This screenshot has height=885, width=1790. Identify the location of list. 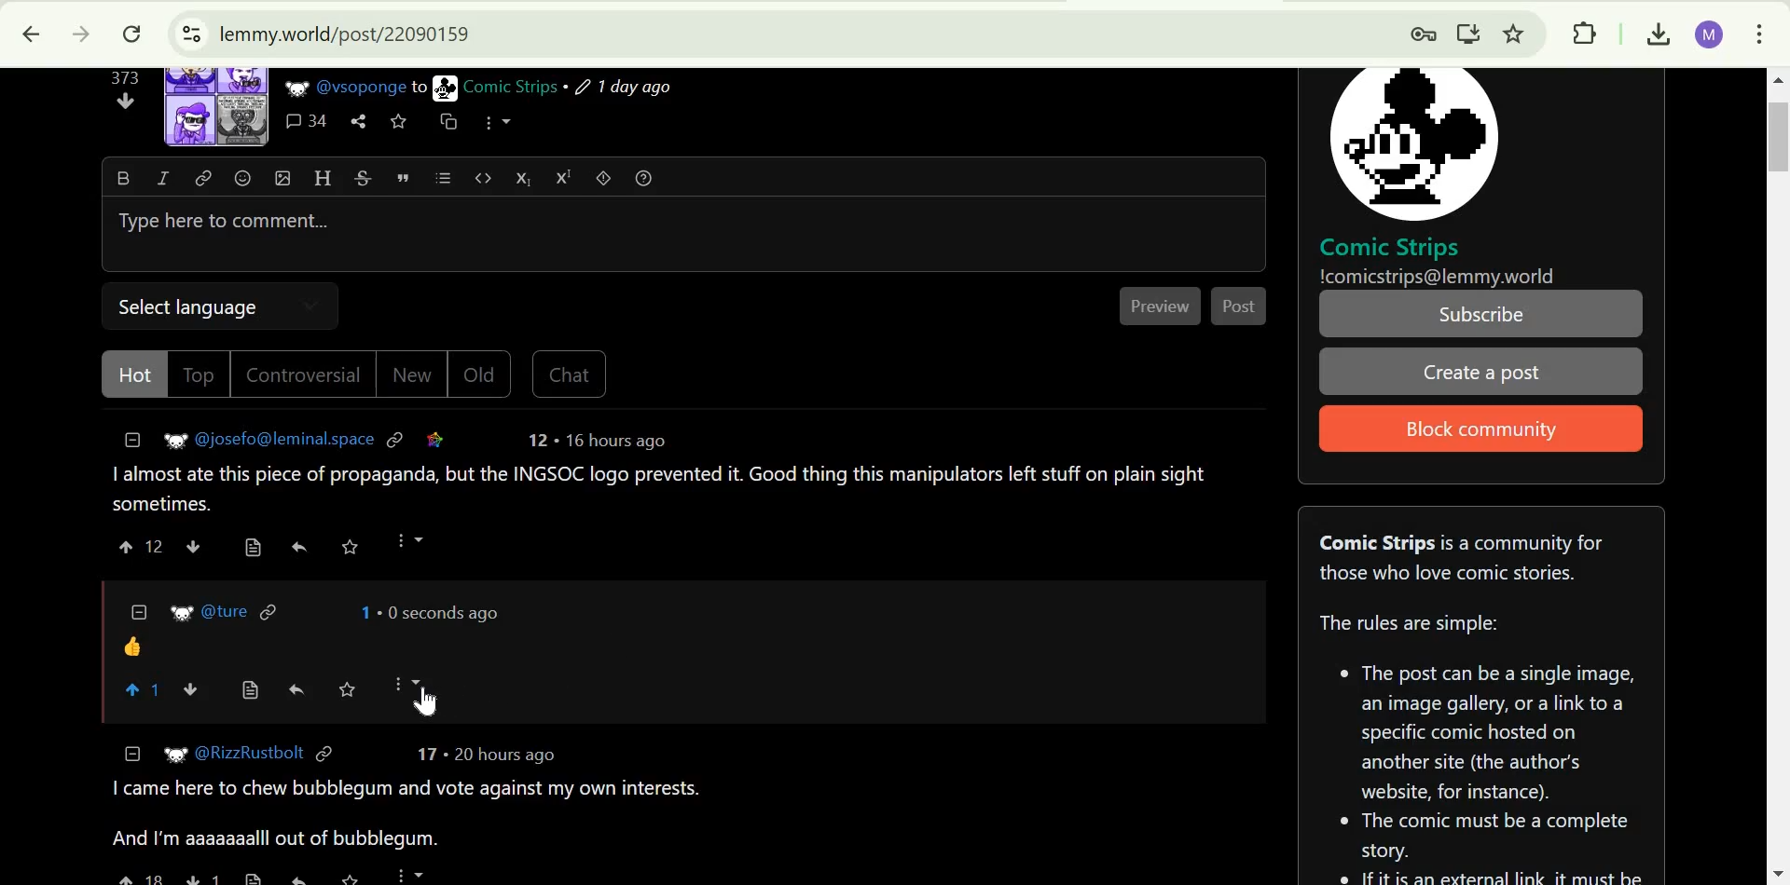
(443, 178).